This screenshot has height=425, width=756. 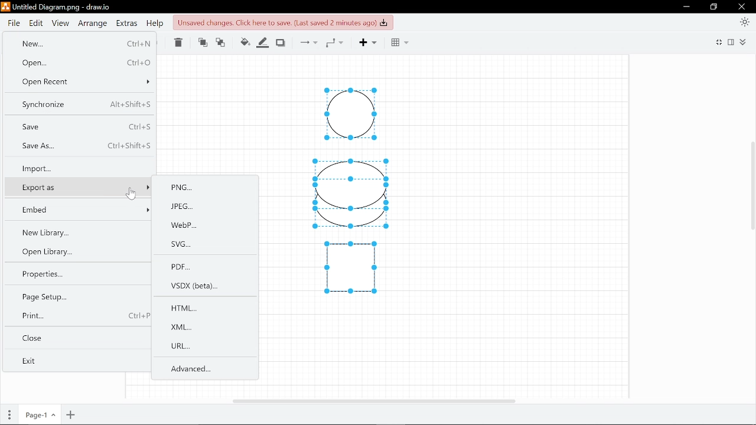 I want to click on Connections, so click(x=306, y=42).